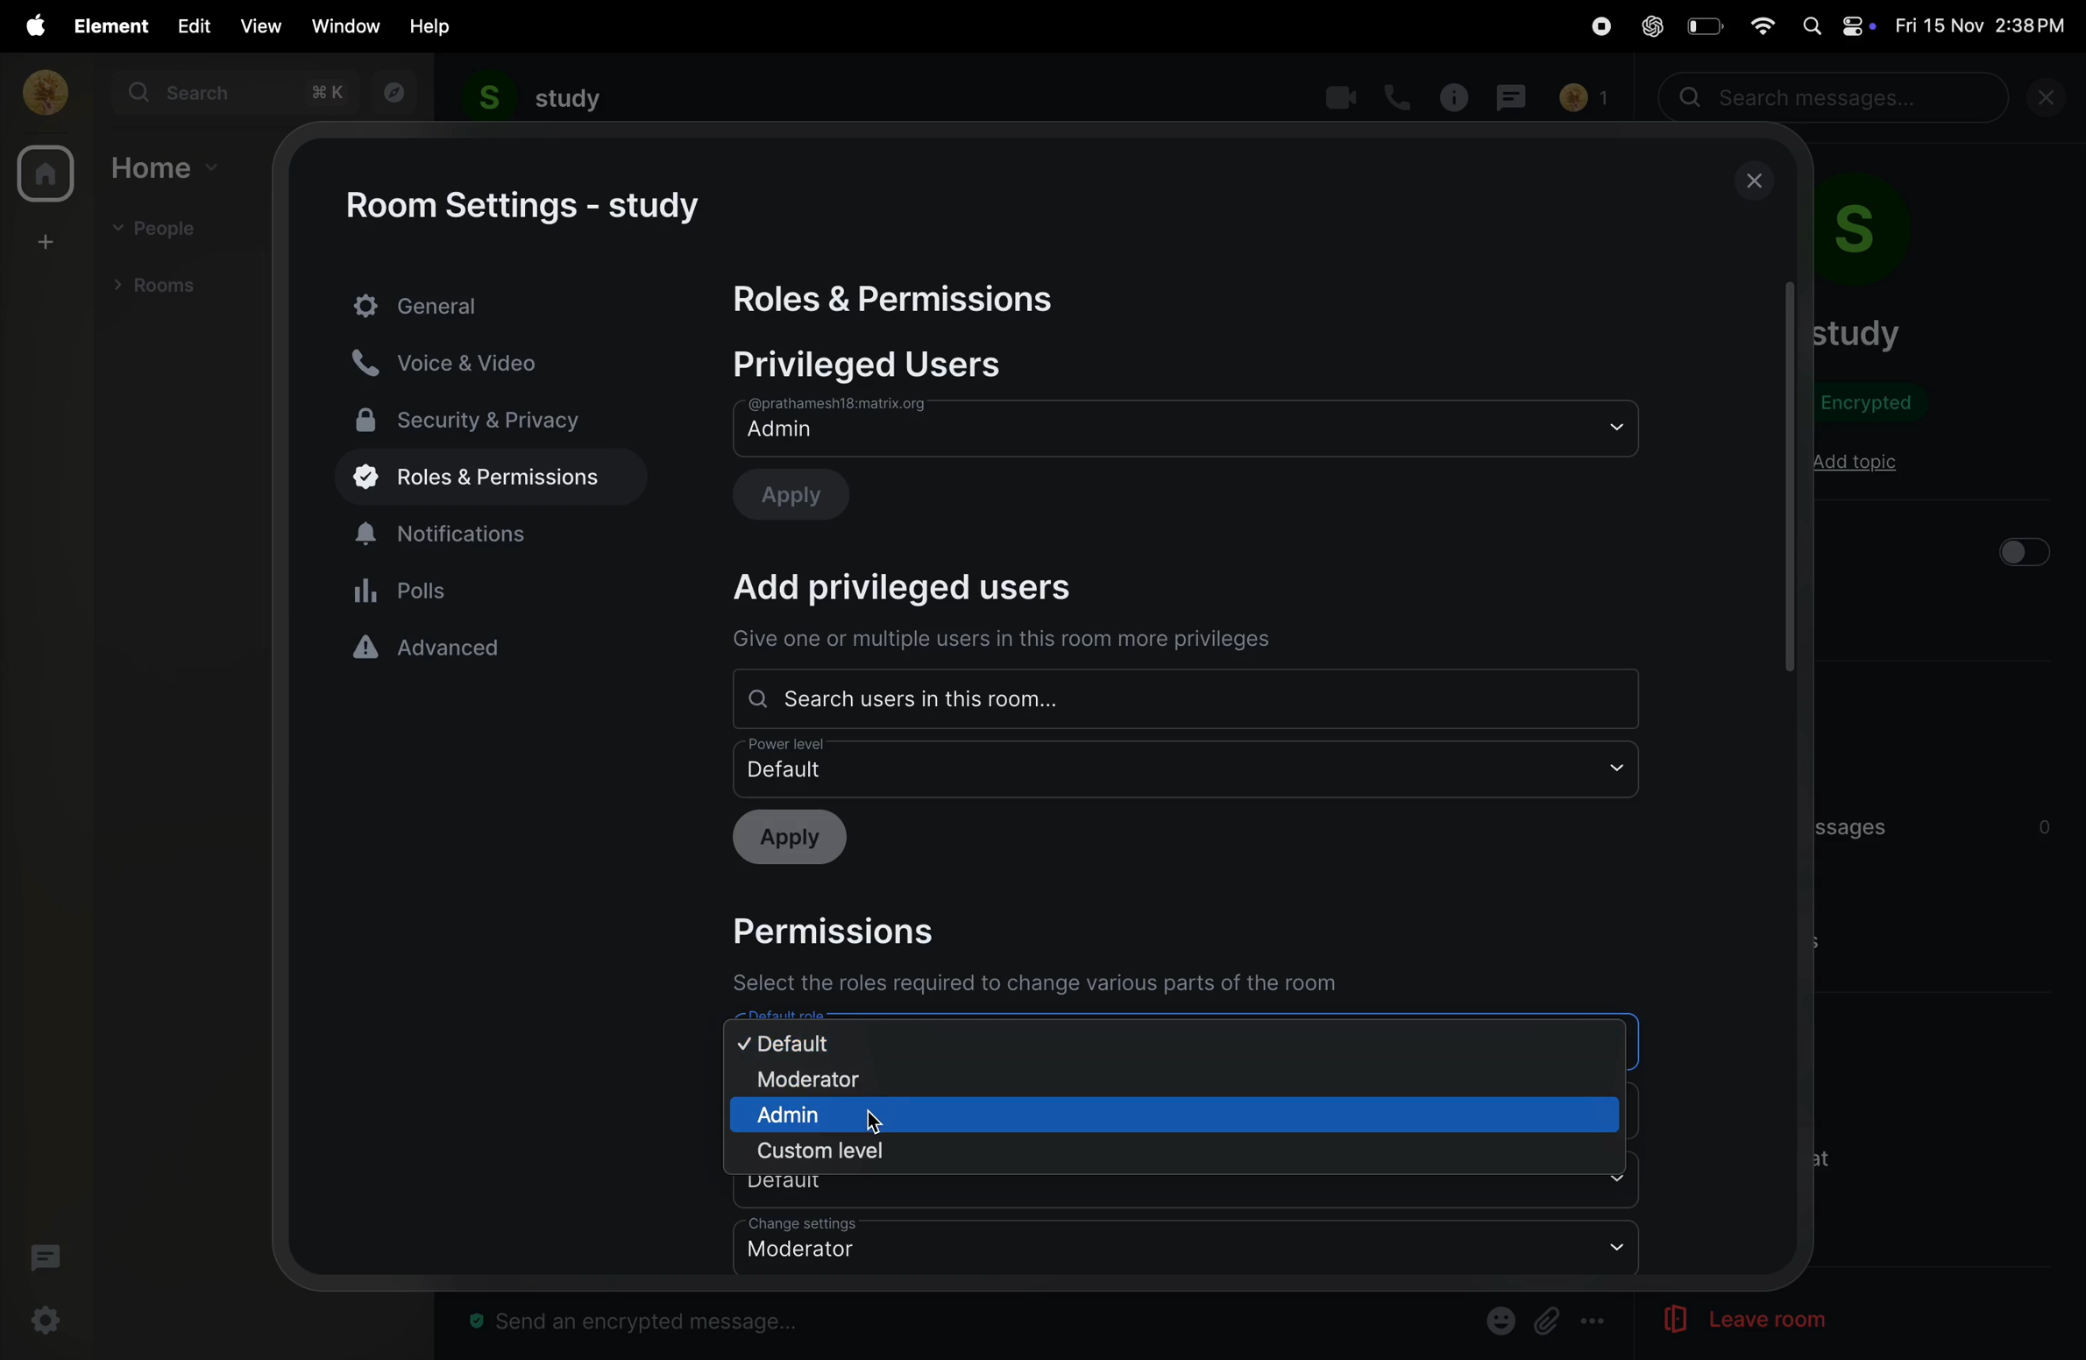 This screenshot has height=1360, width=2086. What do you see at coordinates (432, 25) in the screenshot?
I see `help` at bounding box center [432, 25].